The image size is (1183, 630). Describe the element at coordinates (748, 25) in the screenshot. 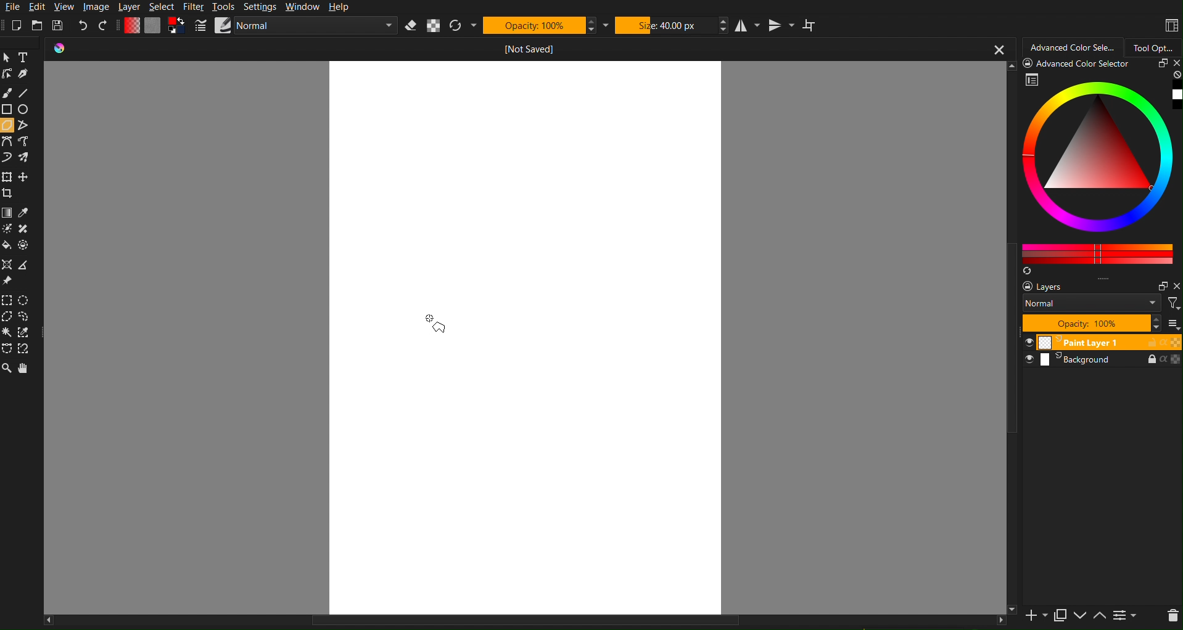

I see `Horizontal Mirror` at that location.